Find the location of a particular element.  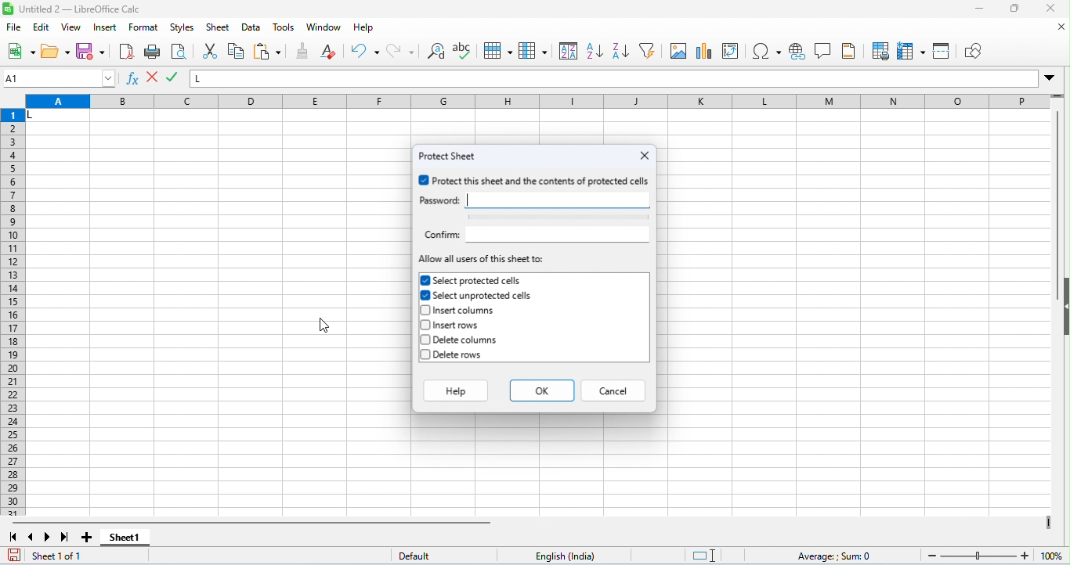

sheet 1 of 1 is located at coordinates (61, 556).